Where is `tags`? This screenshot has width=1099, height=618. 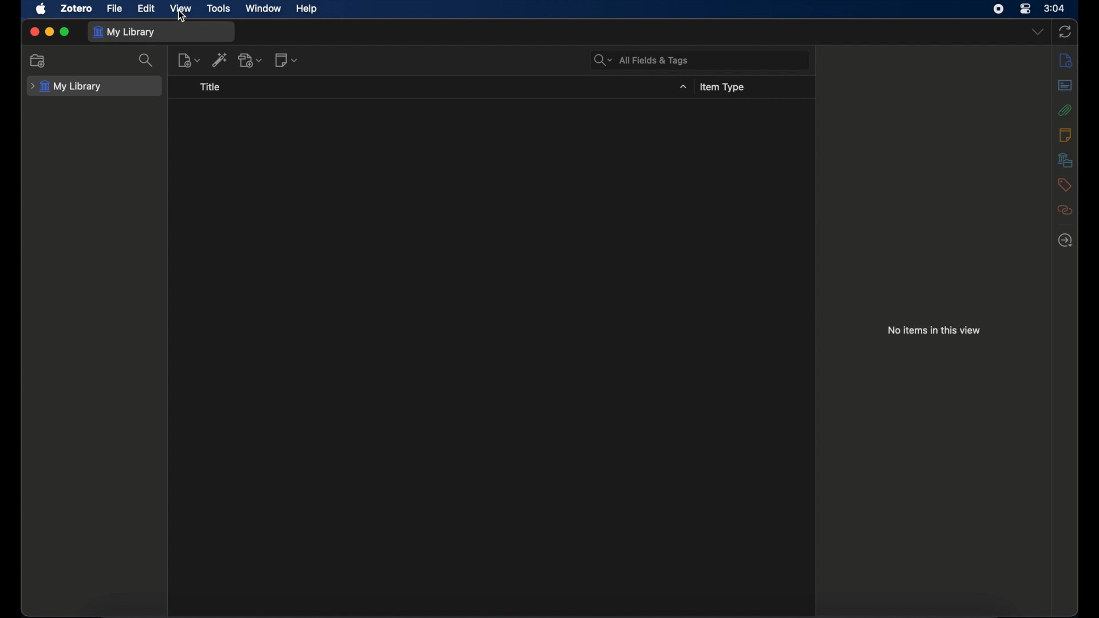 tags is located at coordinates (1064, 184).